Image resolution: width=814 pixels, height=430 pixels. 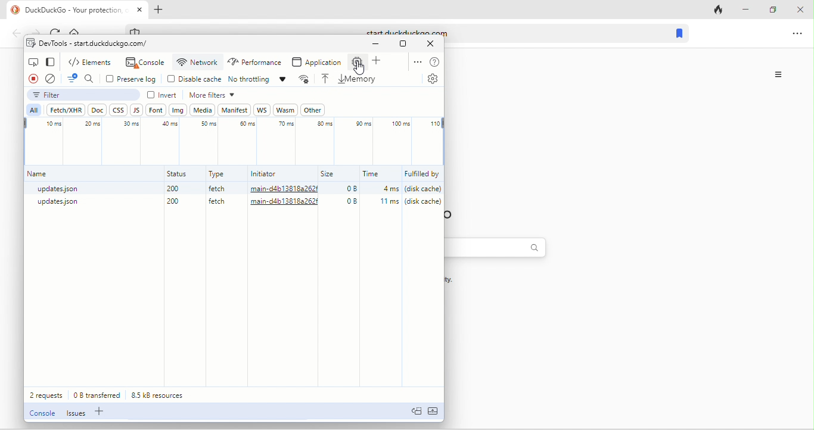 I want to click on font, so click(x=157, y=111).